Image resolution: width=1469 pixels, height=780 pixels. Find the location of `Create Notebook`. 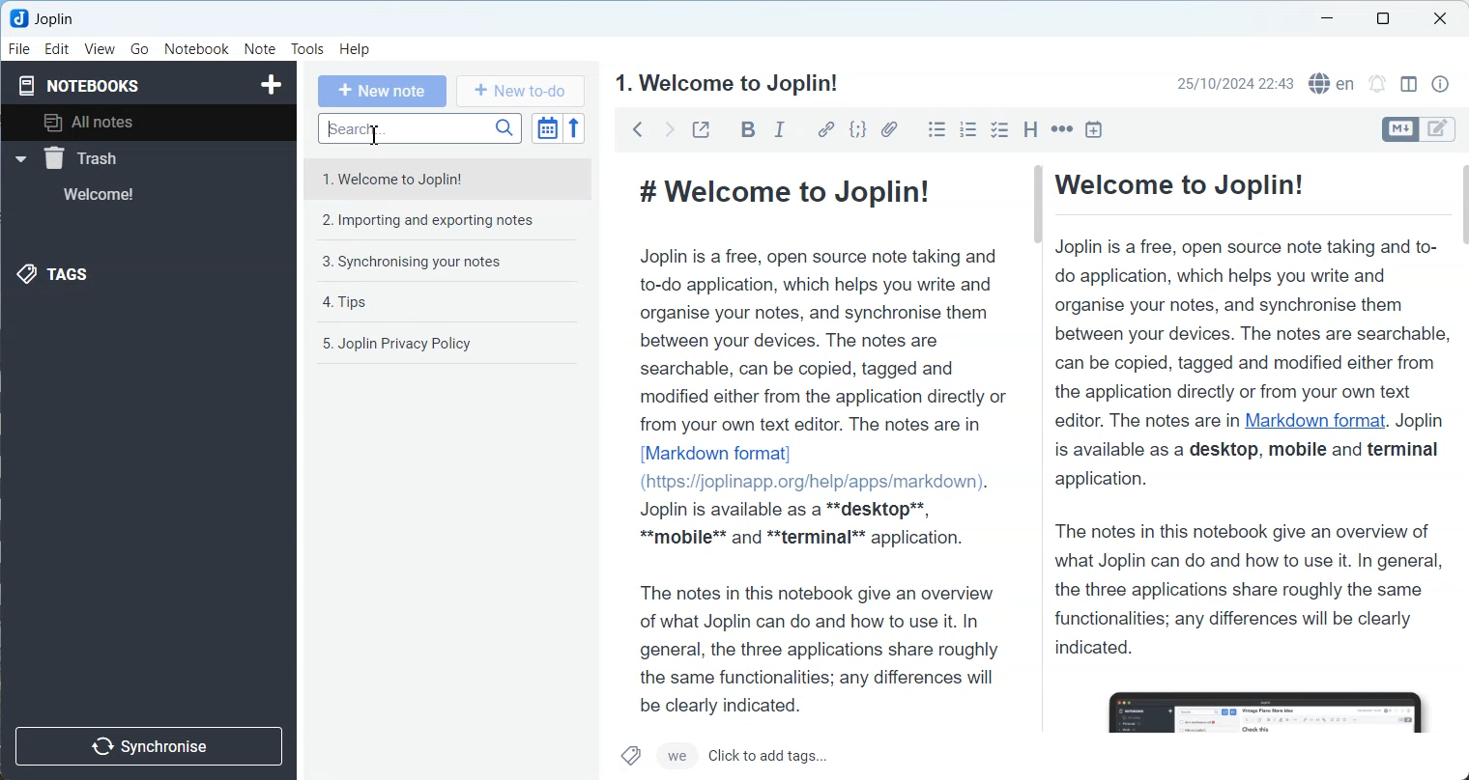

Create Notebook is located at coordinates (269, 85).